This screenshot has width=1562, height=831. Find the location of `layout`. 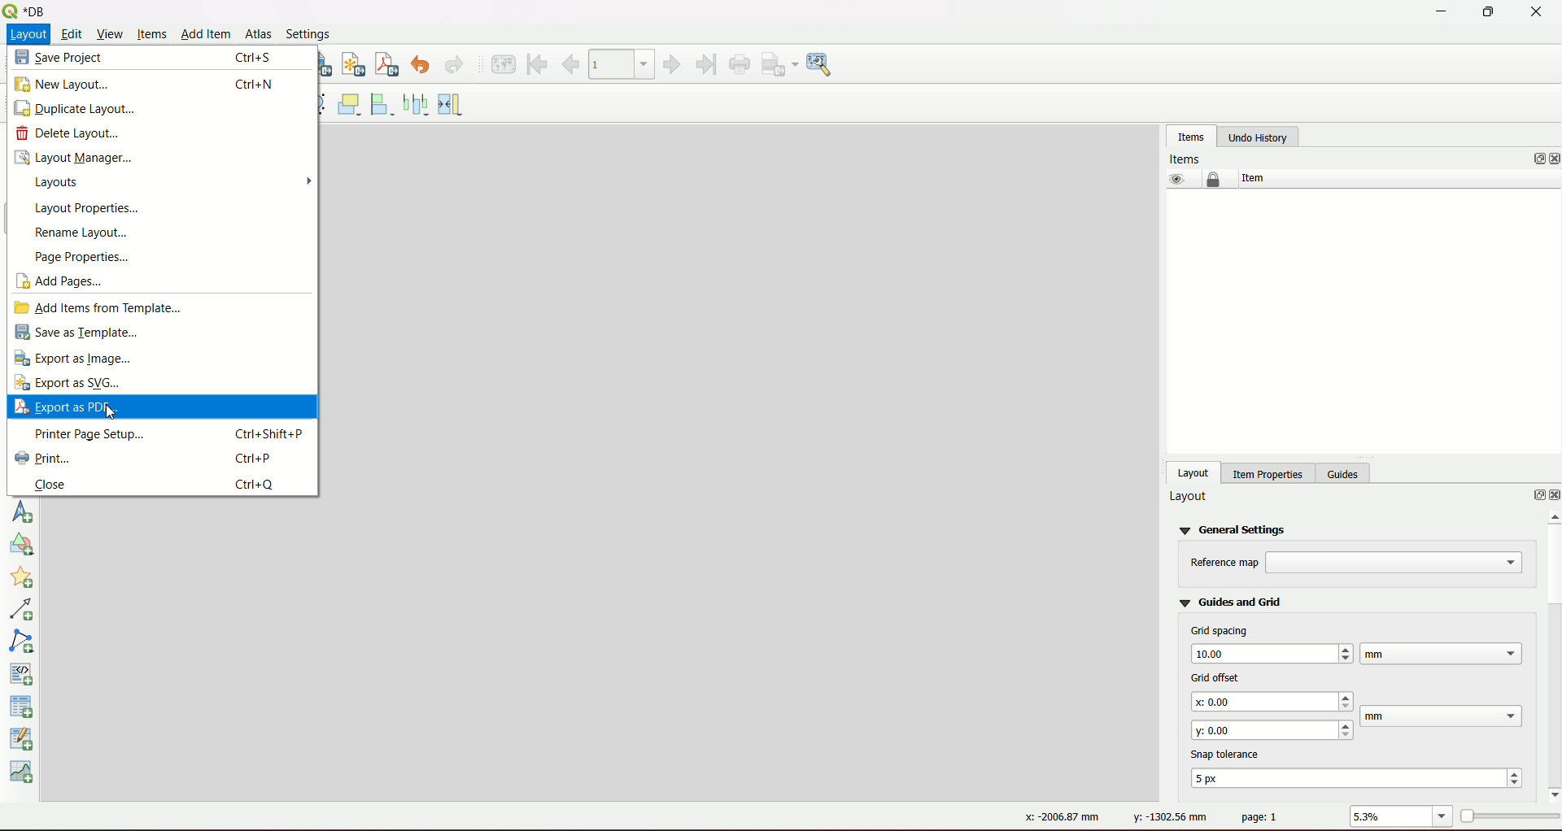

layout is located at coordinates (1194, 472).